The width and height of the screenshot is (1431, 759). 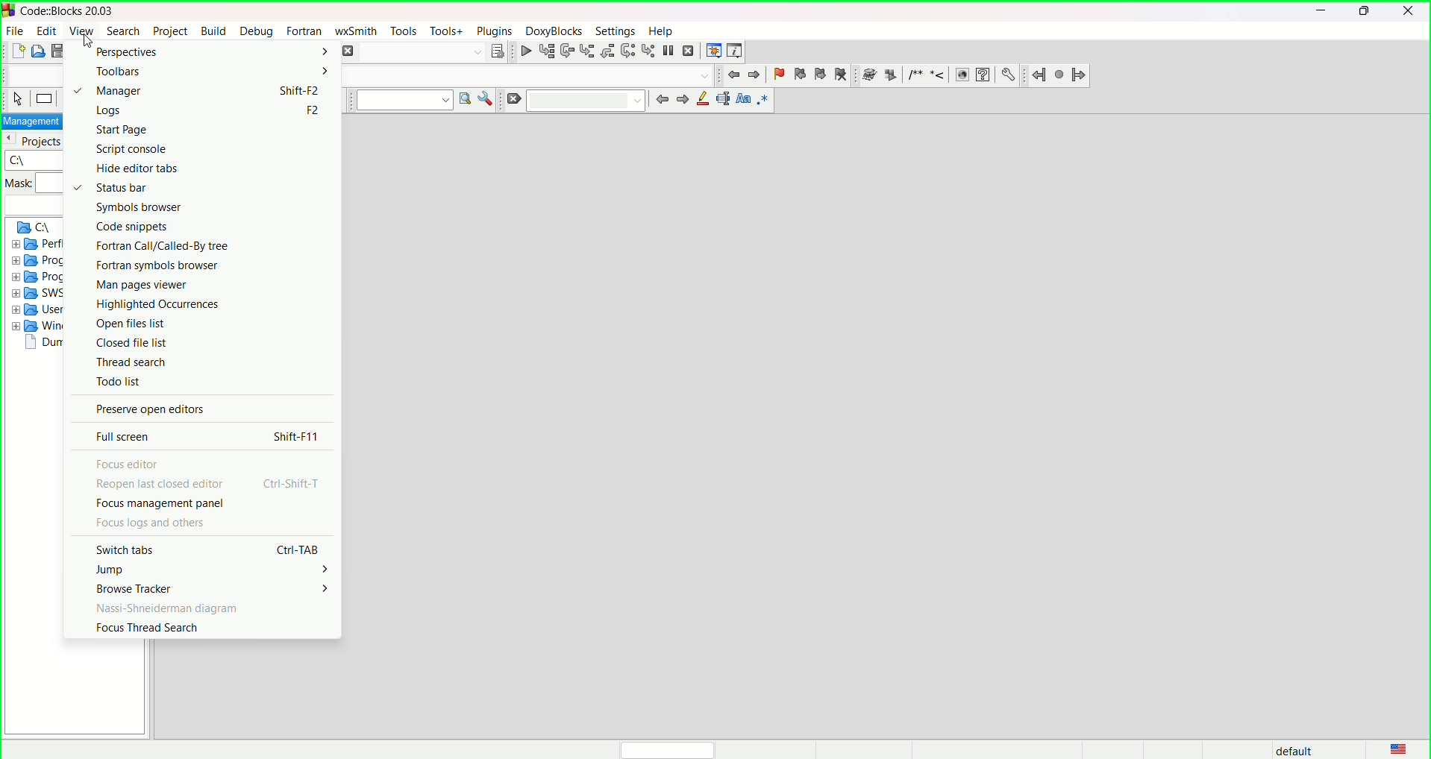 I want to click on jump back, so click(x=1038, y=76).